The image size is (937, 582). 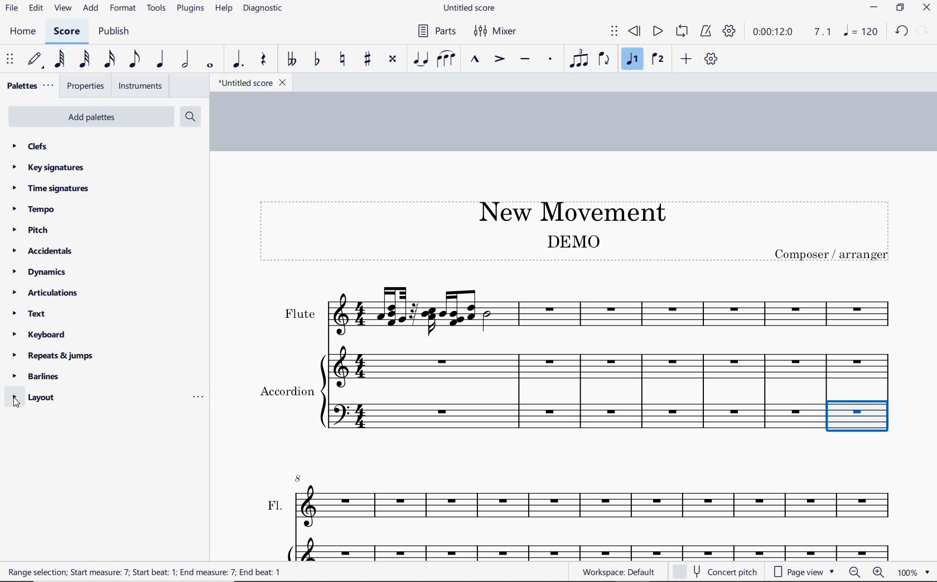 I want to click on 32nd note, so click(x=84, y=60).